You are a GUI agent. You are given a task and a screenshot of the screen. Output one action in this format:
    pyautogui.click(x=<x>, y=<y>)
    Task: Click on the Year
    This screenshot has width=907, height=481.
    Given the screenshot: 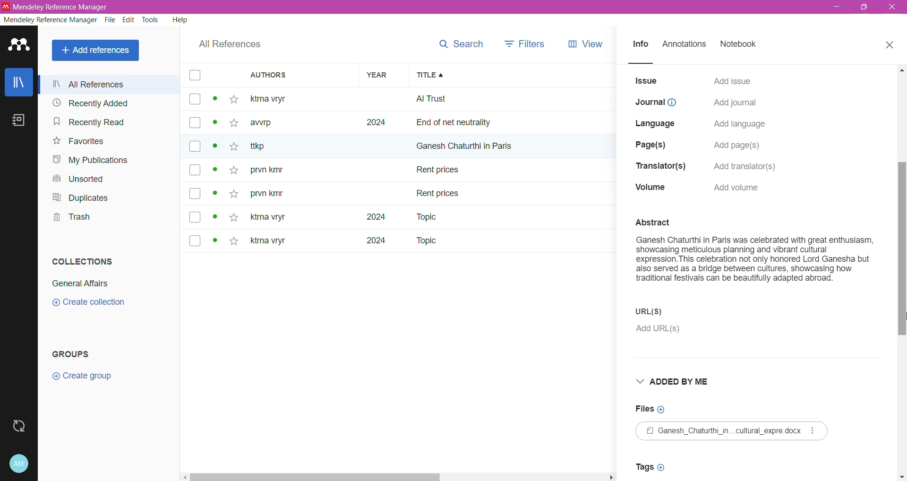 What is the action you would take?
    pyautogui.click(x=382, y=76)
    